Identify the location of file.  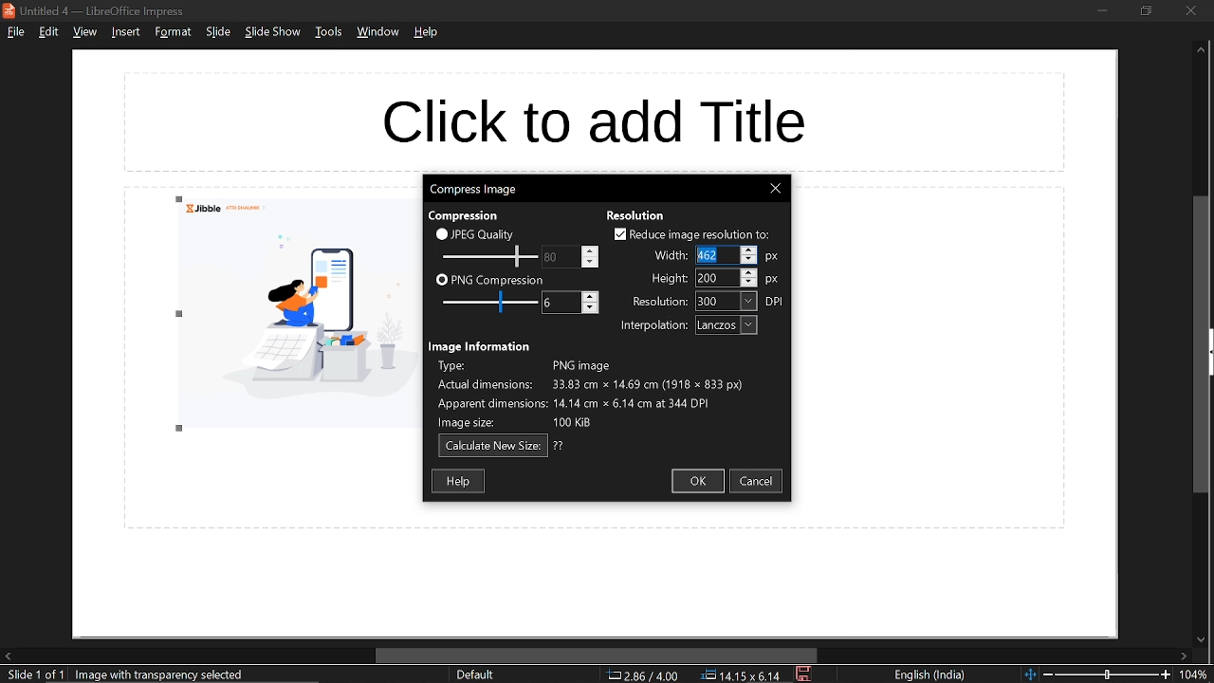
(15, 31).